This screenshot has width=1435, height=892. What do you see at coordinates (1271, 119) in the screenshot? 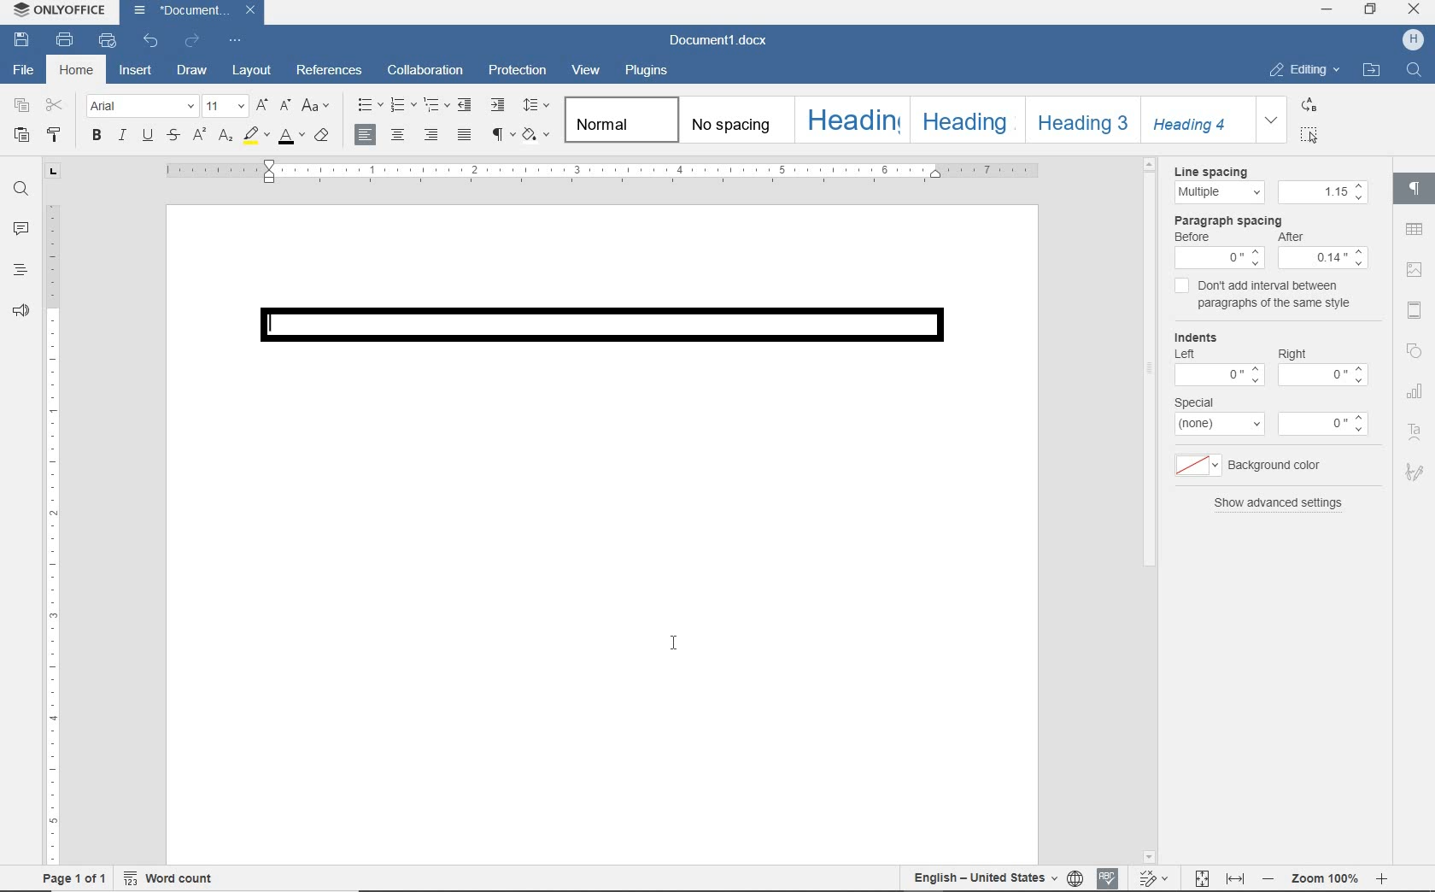
I see `expand` at bounding box center [1271, 119].